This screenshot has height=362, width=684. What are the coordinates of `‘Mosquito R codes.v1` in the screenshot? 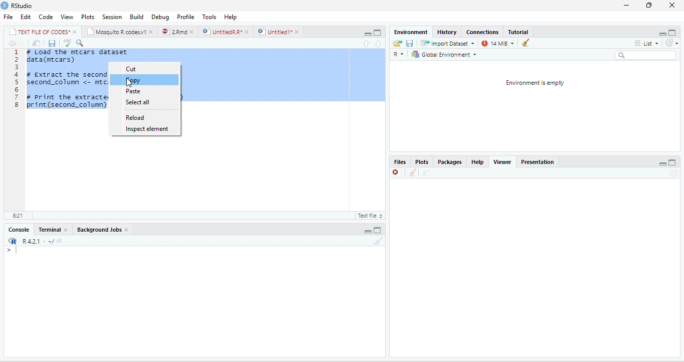 It's located at (116, 31).